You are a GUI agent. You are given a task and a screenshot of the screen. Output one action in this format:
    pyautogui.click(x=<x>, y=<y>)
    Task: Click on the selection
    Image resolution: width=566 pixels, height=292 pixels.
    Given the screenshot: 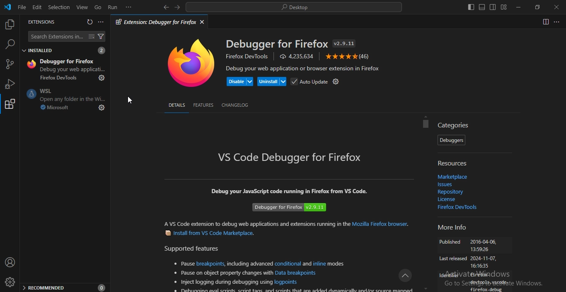 What is the action you would take?
    pyautogui.click(x=59, y=7)
    